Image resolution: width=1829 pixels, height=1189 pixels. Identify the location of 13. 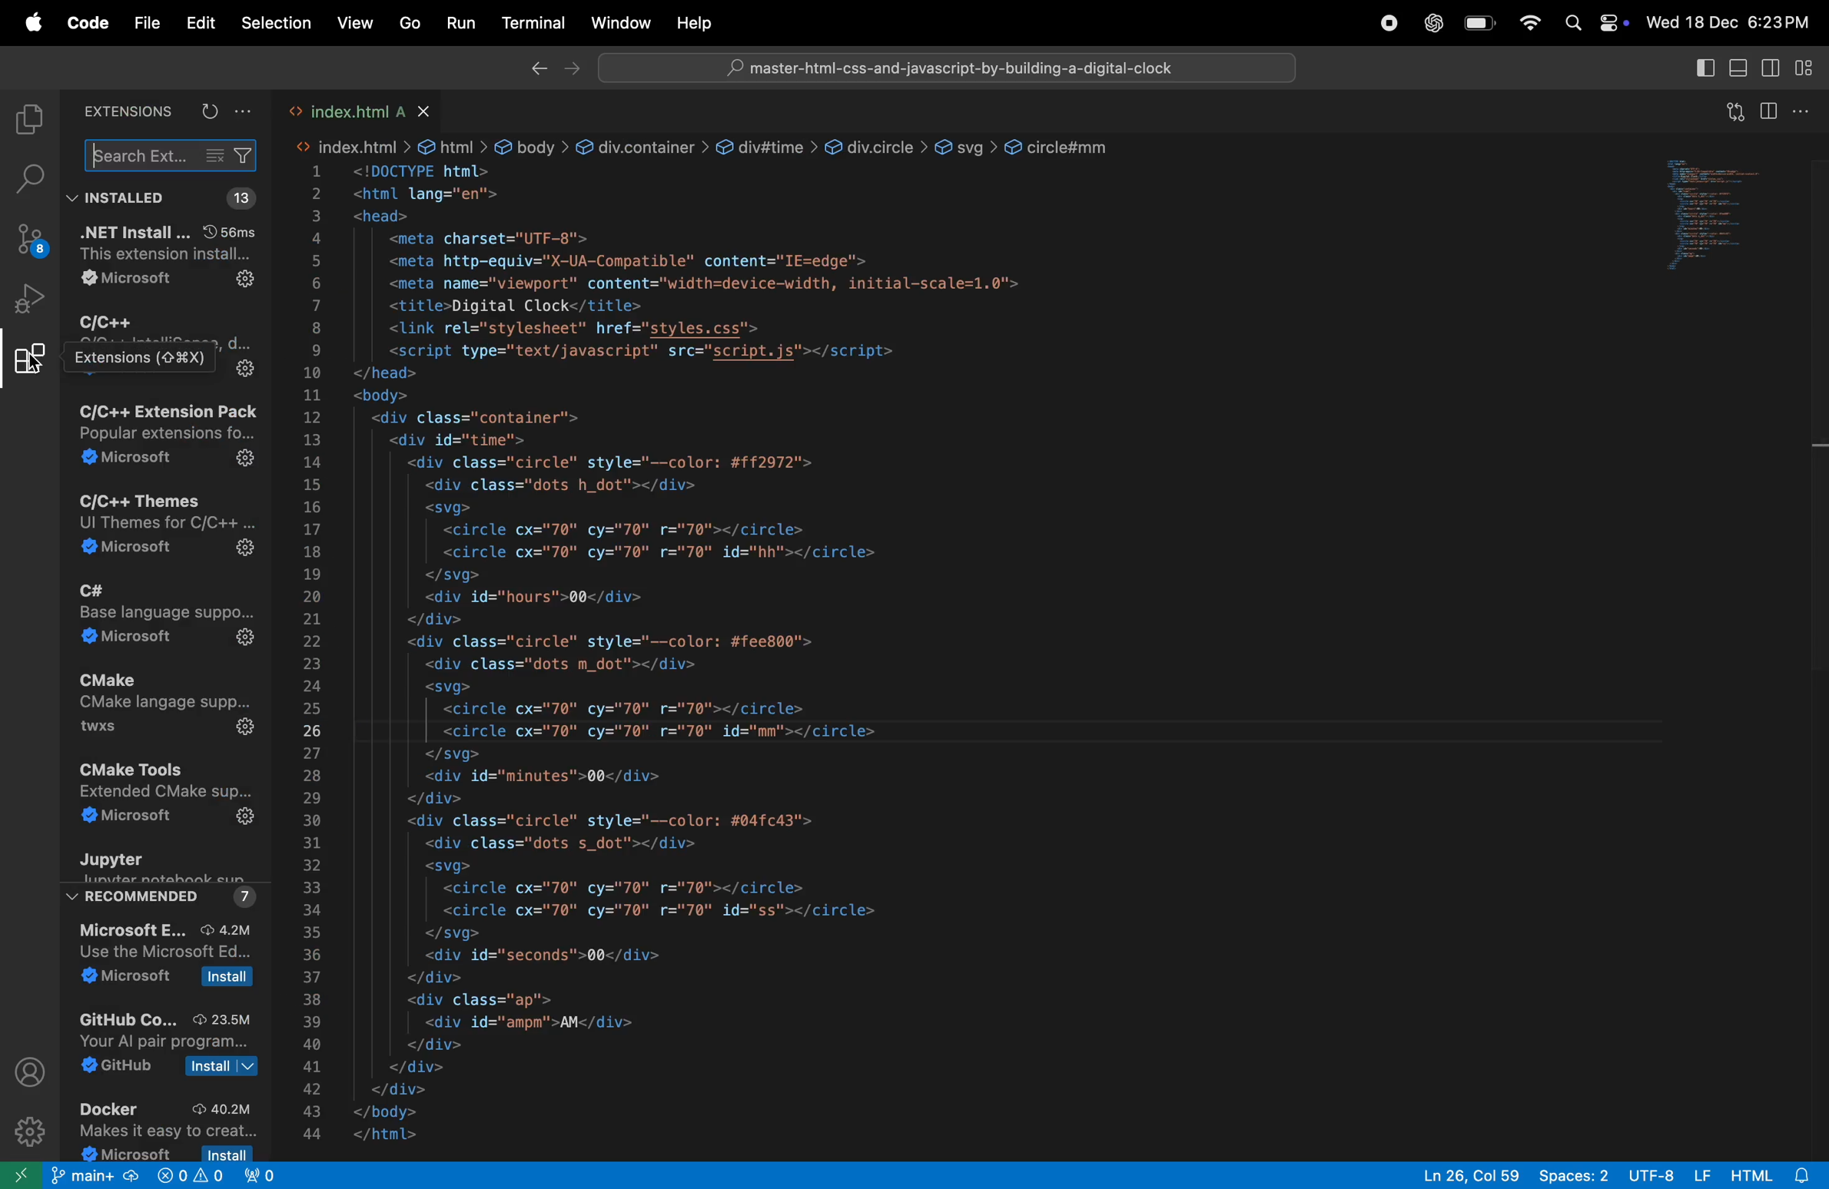
(251, 196).